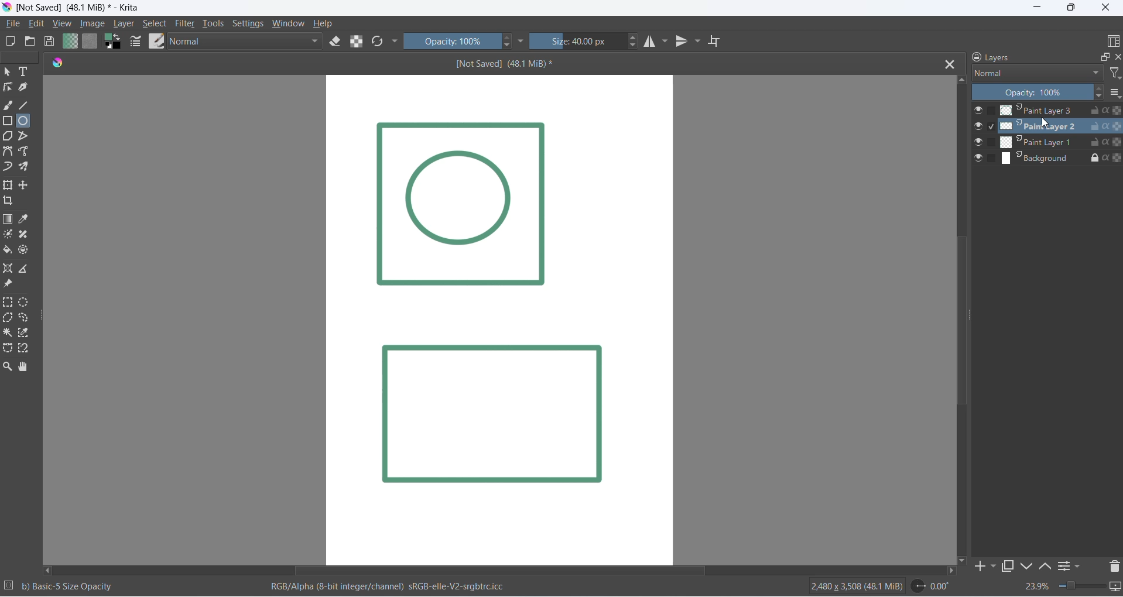 The image size is (1123, 597). I want to click on b) Basic - 5 Size Opacity, so click(73, 587).